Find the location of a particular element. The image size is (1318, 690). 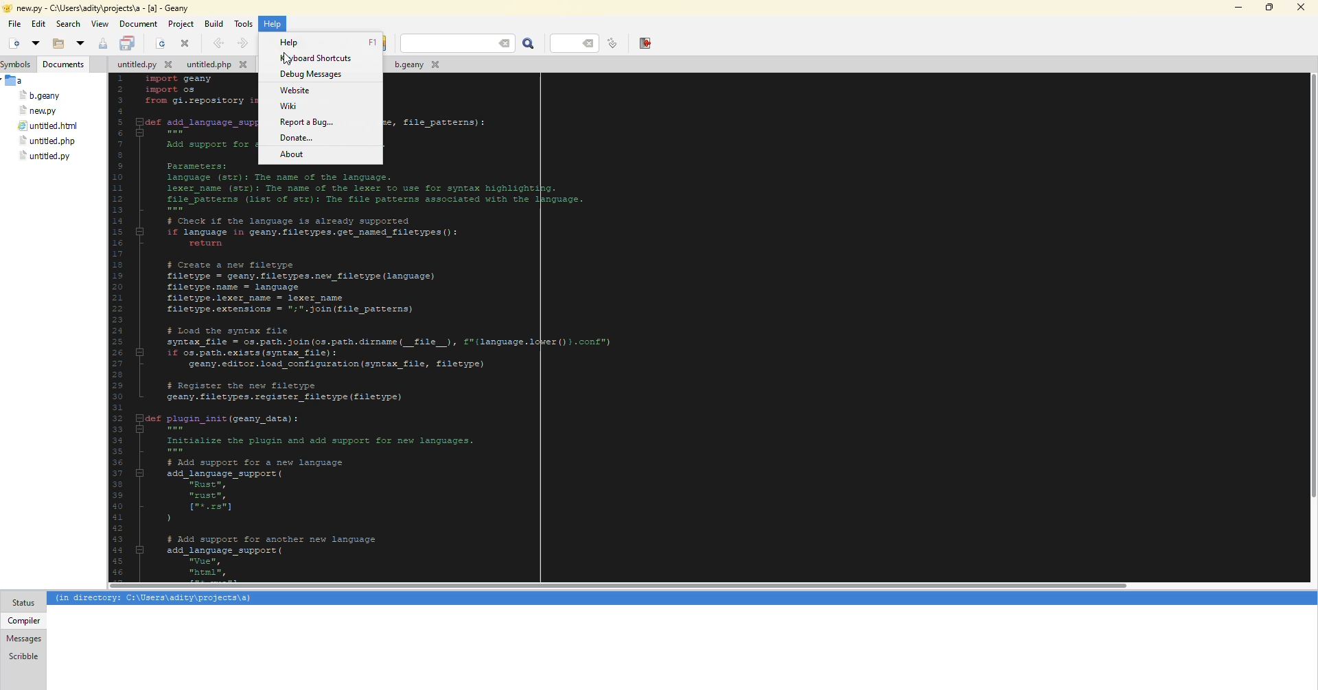

wiki is located at coordinates (288, 107).